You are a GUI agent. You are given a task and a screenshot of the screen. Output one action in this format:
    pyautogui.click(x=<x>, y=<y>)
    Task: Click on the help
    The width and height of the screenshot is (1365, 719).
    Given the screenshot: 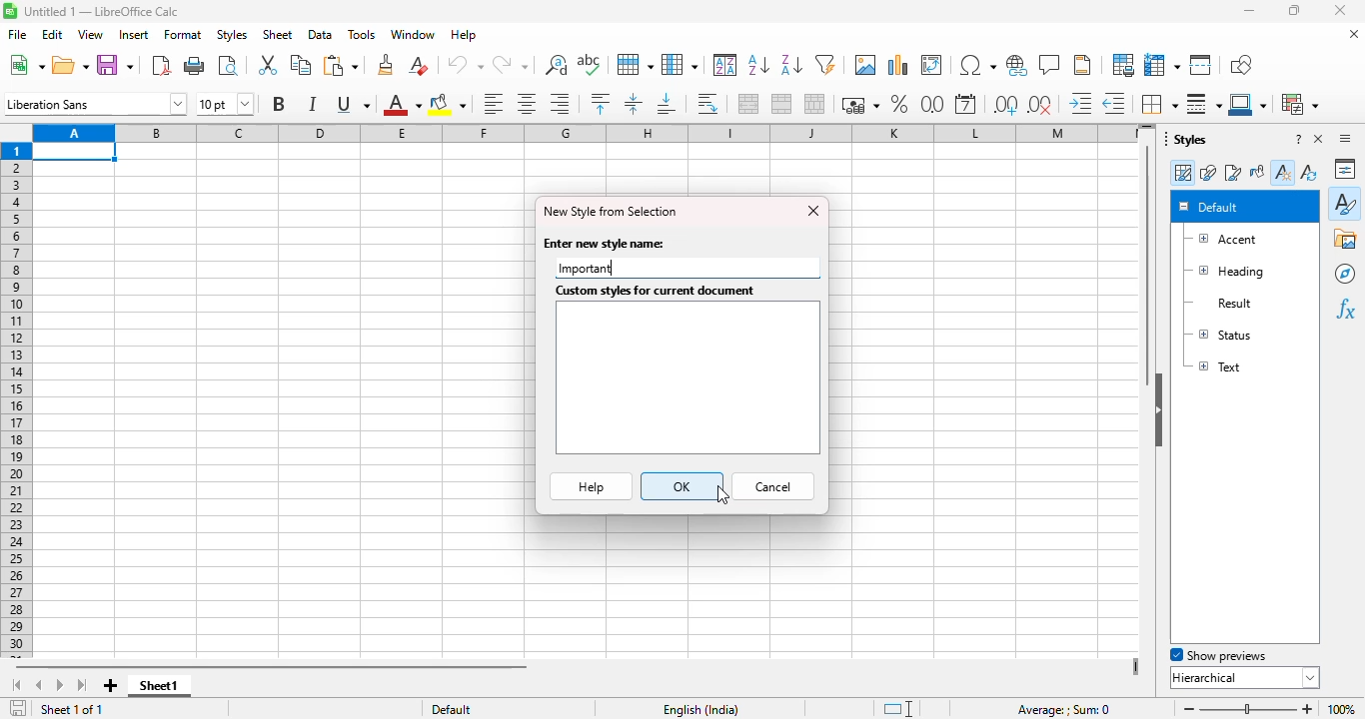 What is the action you would take?
    pyautogui.click(x=464, y=35)
    